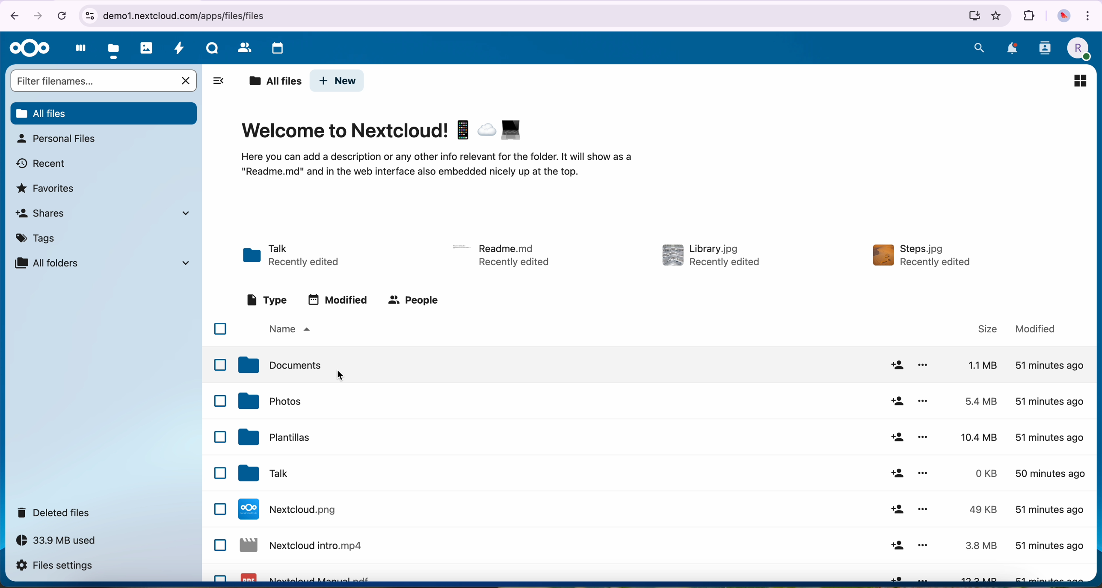  I want to click on tags, so click(39, 236).